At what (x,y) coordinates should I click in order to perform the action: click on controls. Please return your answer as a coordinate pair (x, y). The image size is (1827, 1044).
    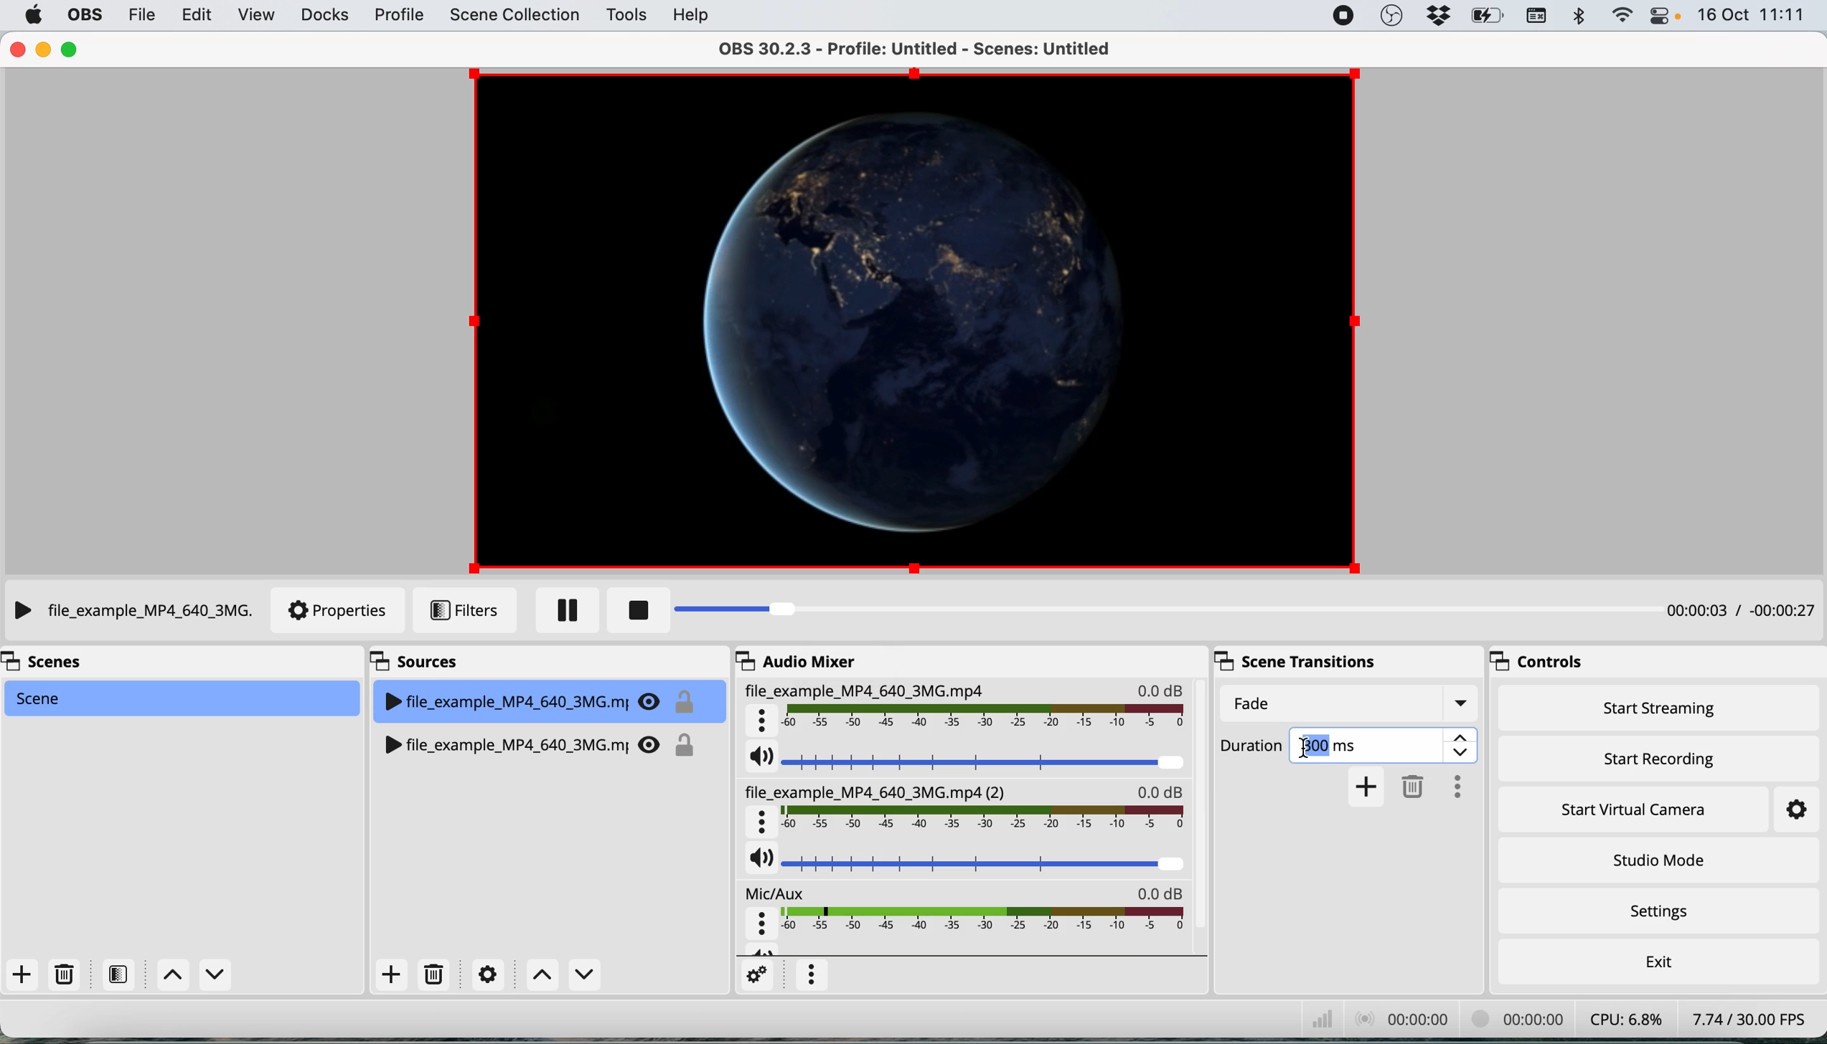
    Looking at the image, I should click on (1535, 660).